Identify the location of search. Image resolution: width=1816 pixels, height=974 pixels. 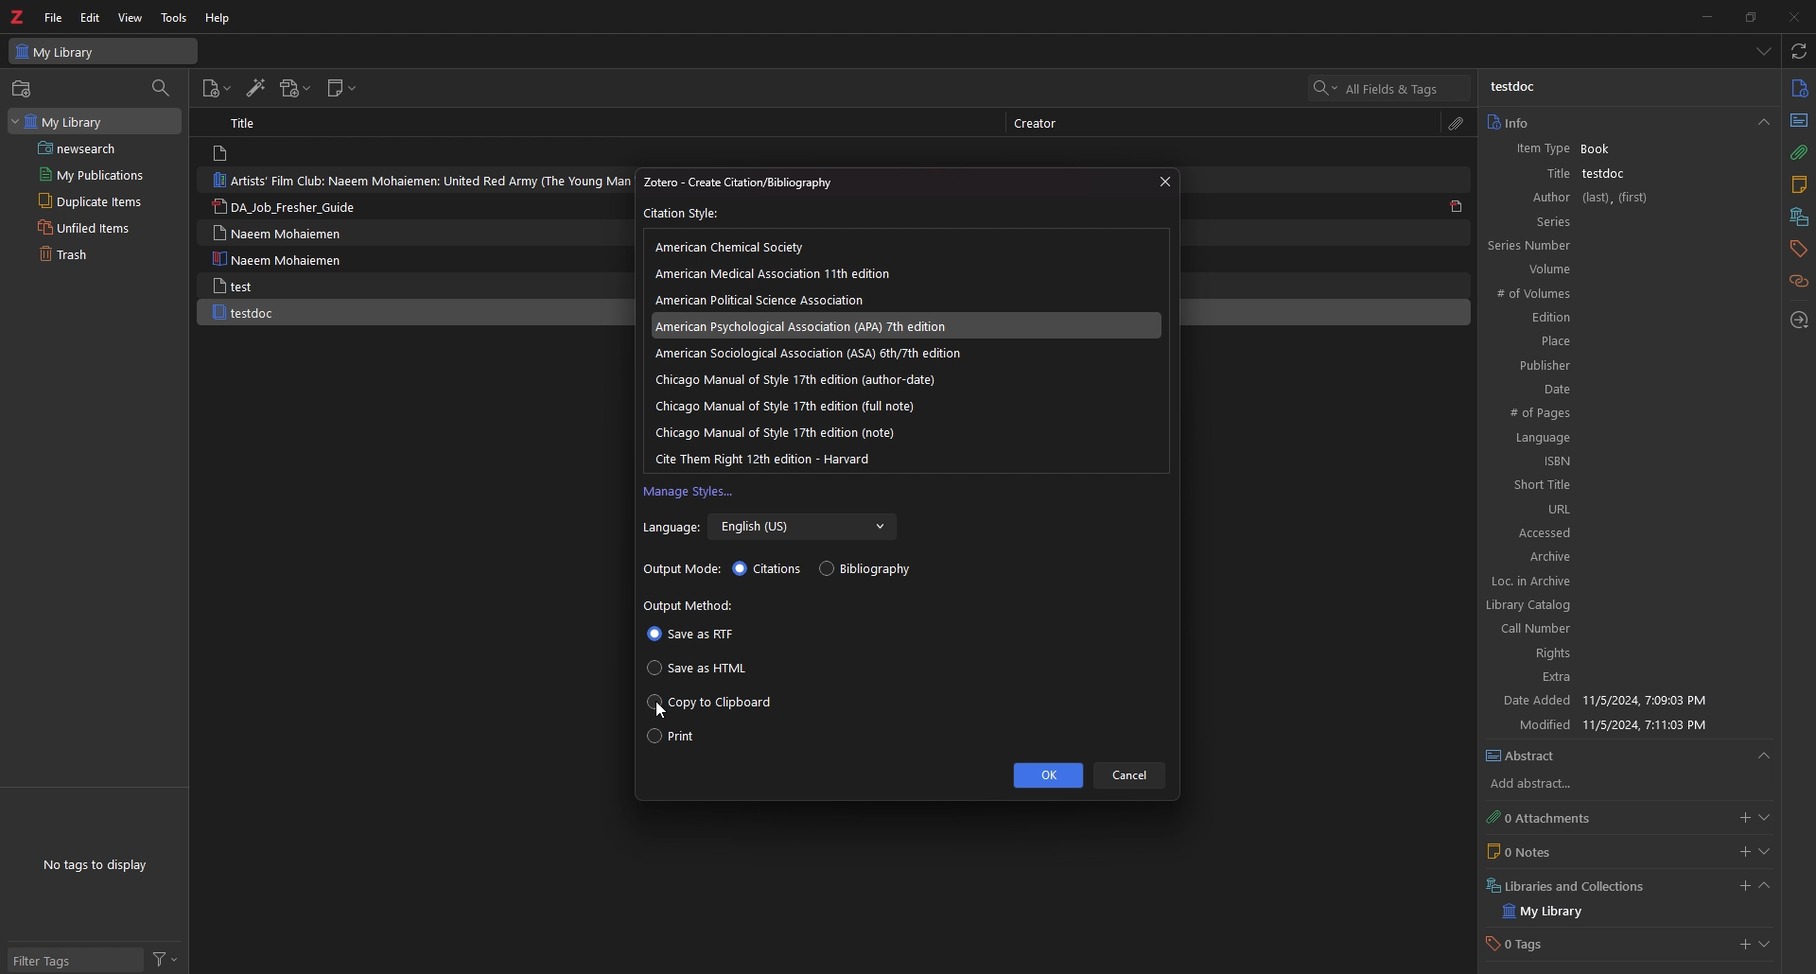
(1390, 88).